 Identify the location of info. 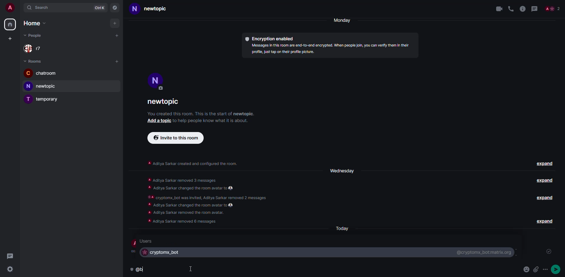
(332, 49).